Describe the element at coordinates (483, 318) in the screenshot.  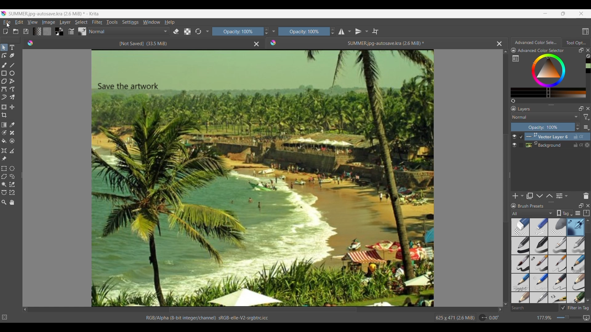
I see `Dial to change rotation` at that location.